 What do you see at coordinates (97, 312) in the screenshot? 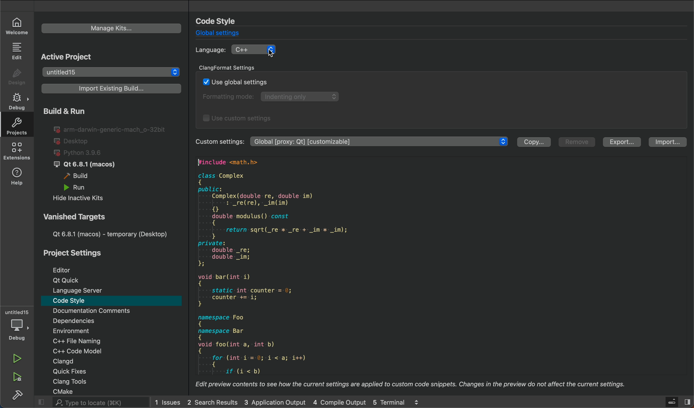
I see `` at bounding box center [97, 312].